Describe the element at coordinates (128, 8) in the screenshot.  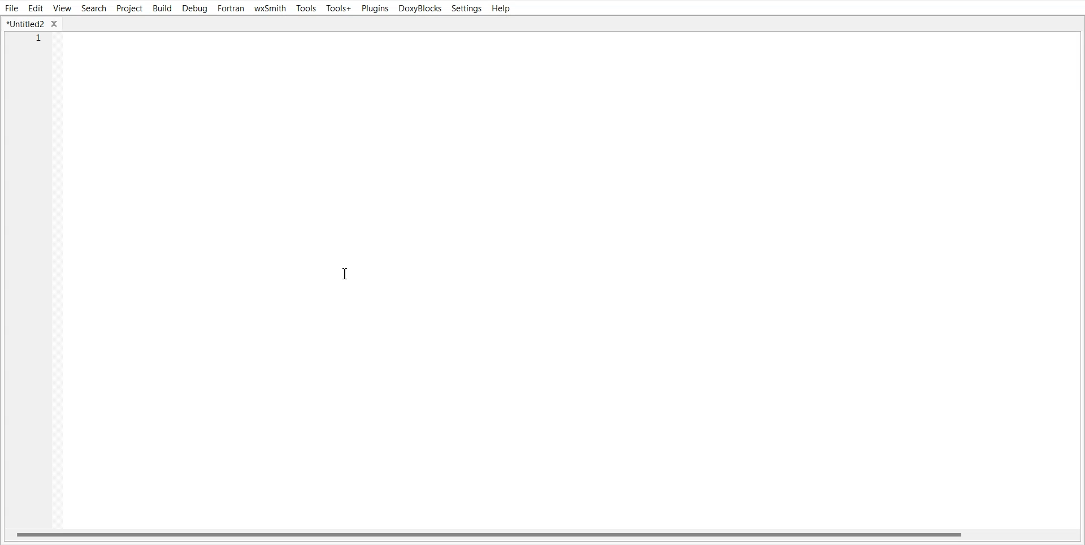
I see `Project` at that location.